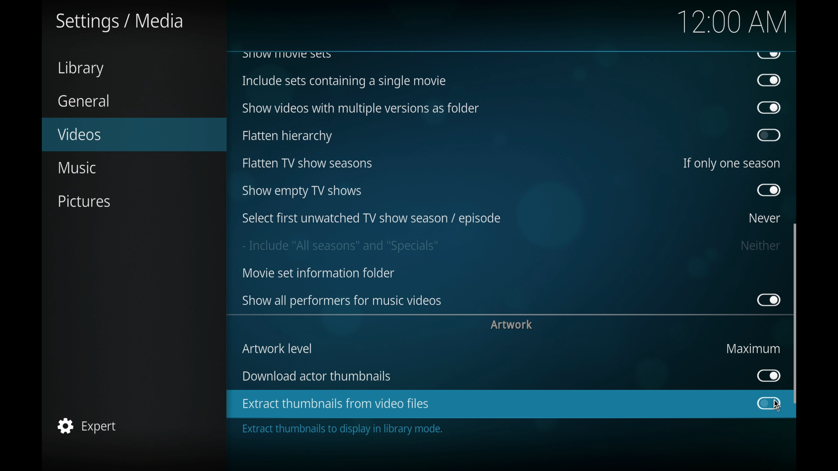  I want to click on scroll box, so click(796, 314).